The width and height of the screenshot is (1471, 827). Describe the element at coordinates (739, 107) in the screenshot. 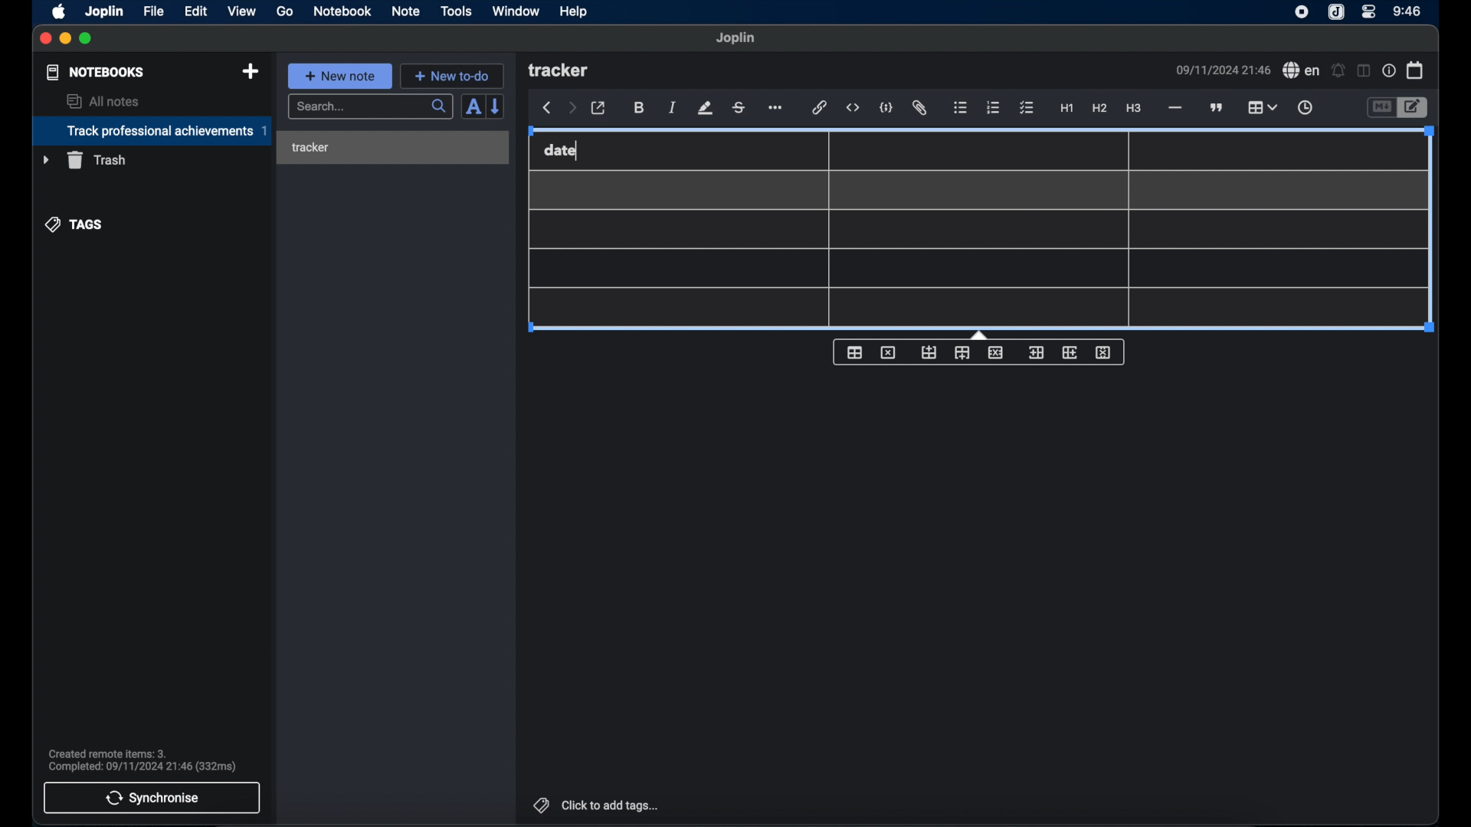

I see `strikethrough` at that location.